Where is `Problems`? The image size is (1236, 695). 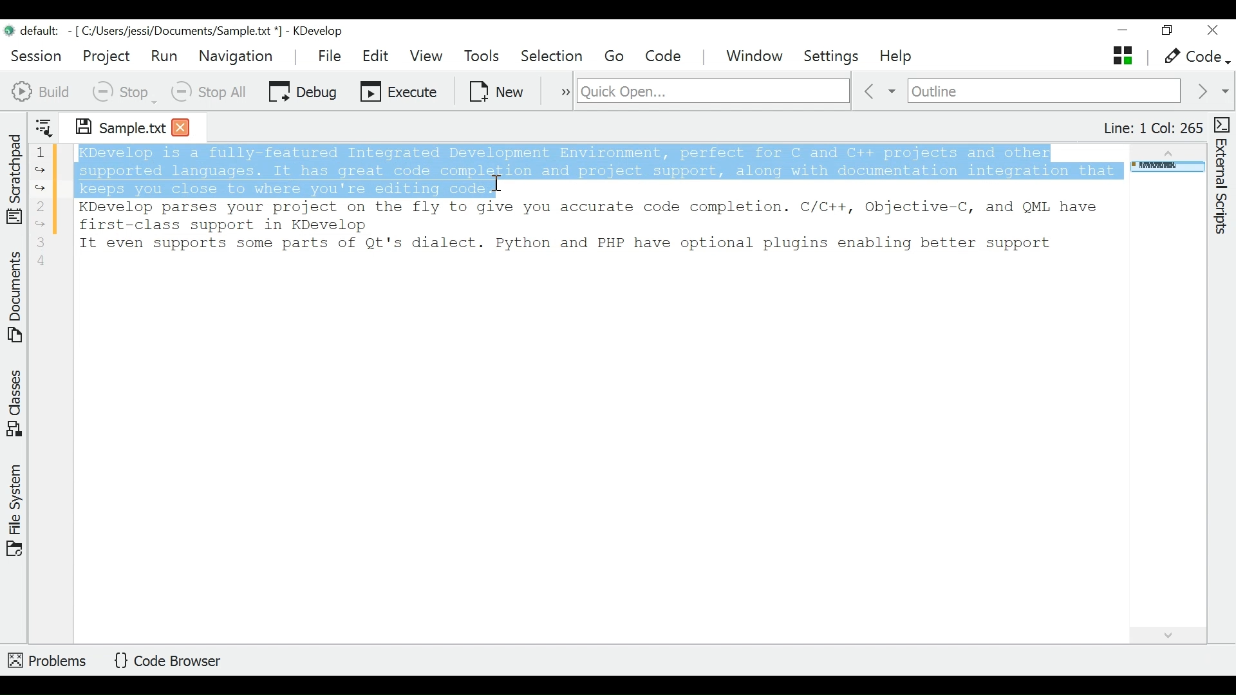 Problems is located at coordinates (48, 658).